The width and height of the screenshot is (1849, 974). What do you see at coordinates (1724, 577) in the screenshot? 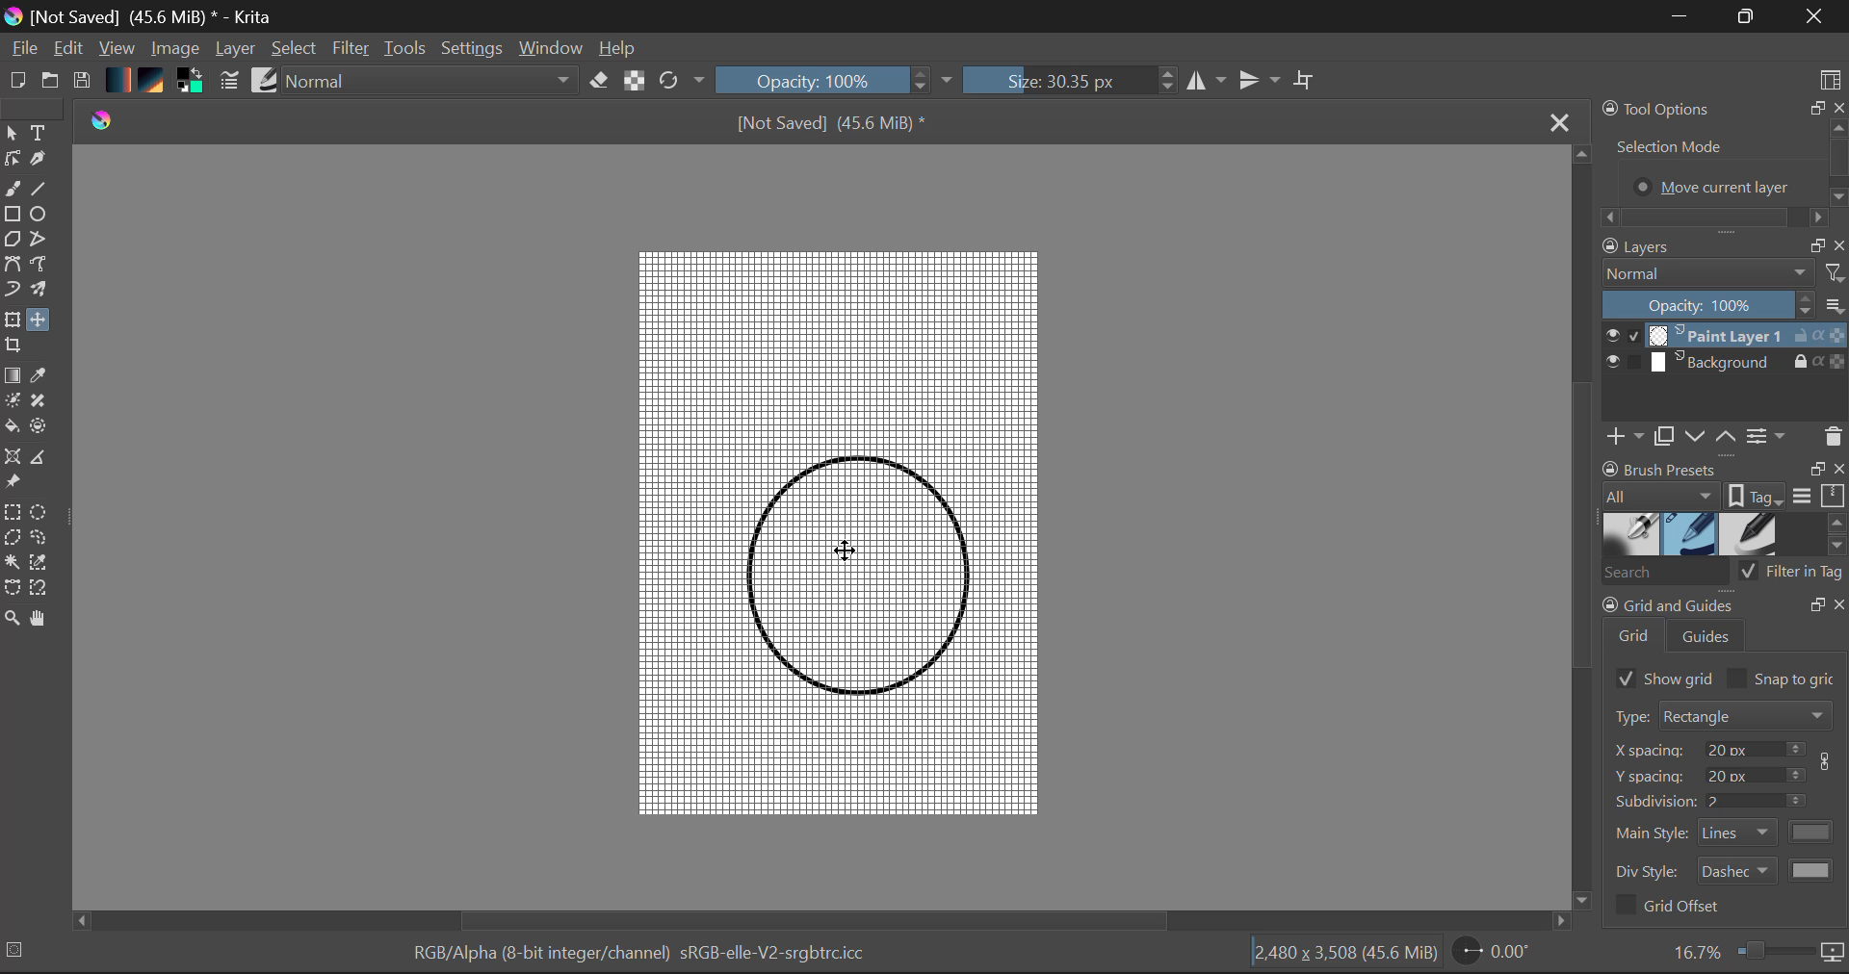
I see `Brush Presets Search` at bounding box center [1724, 577].